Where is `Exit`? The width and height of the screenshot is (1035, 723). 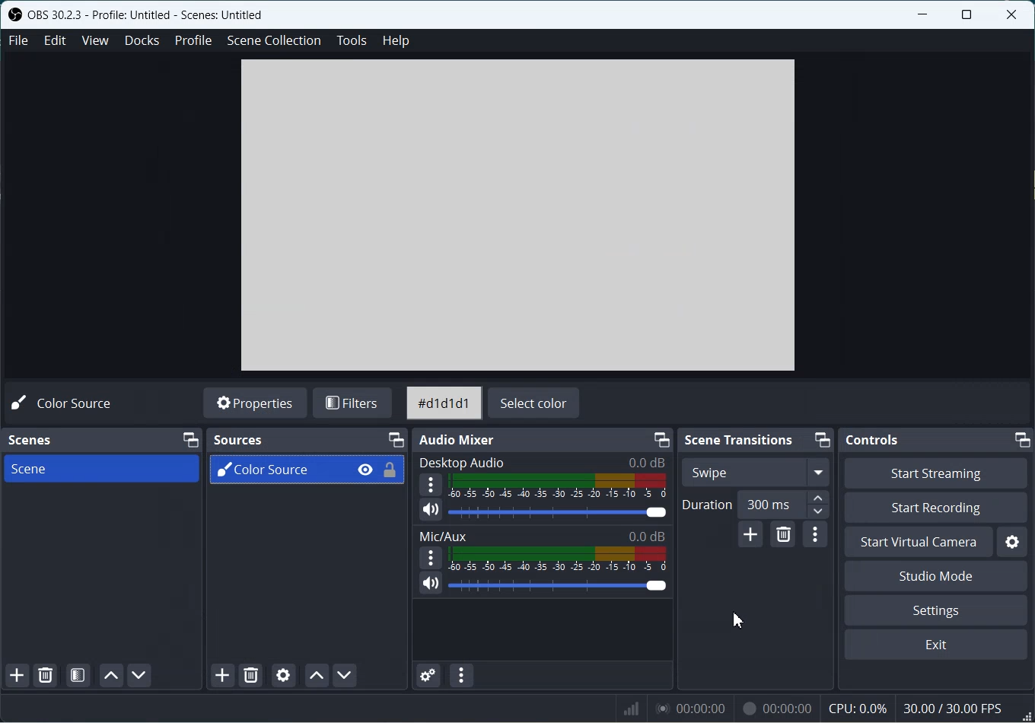
Exit is located at coordinates (935, 645).